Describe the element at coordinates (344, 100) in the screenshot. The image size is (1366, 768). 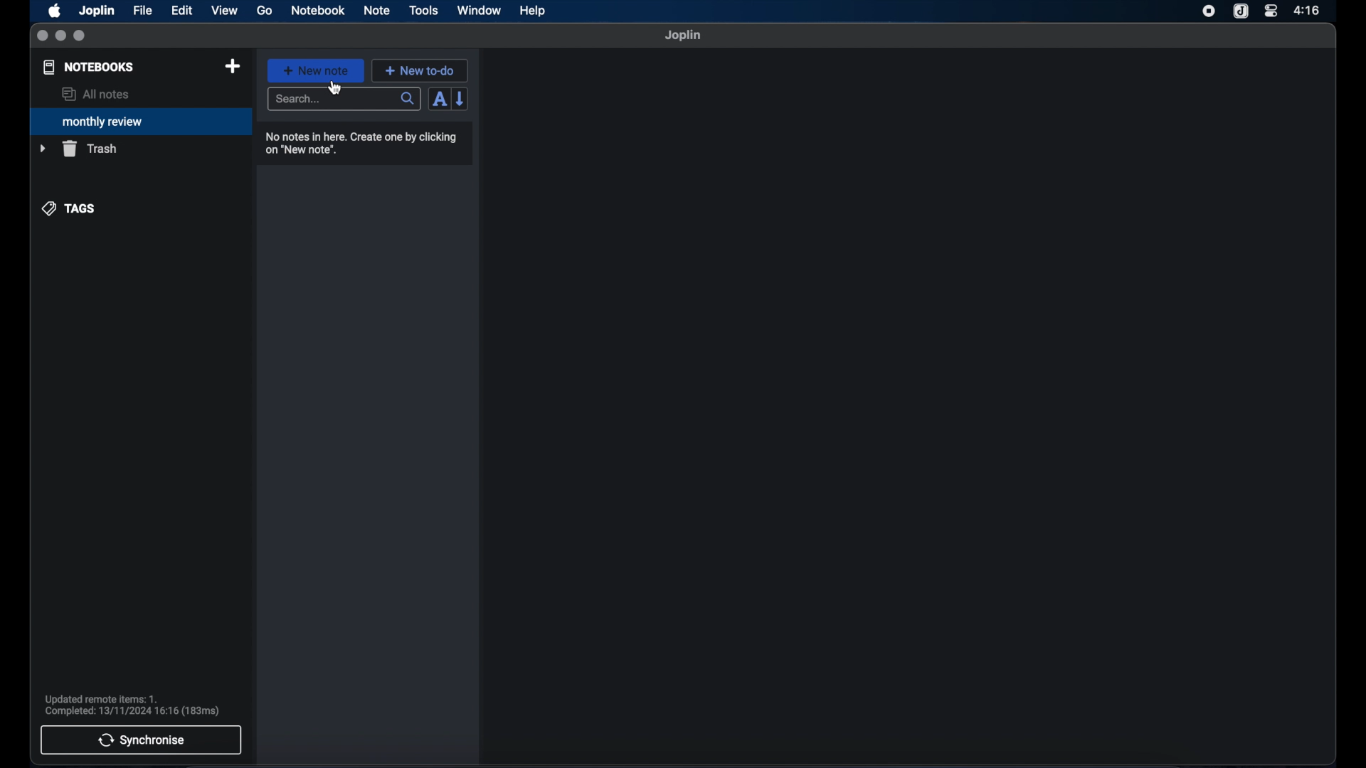
I see `search bar` at that location.